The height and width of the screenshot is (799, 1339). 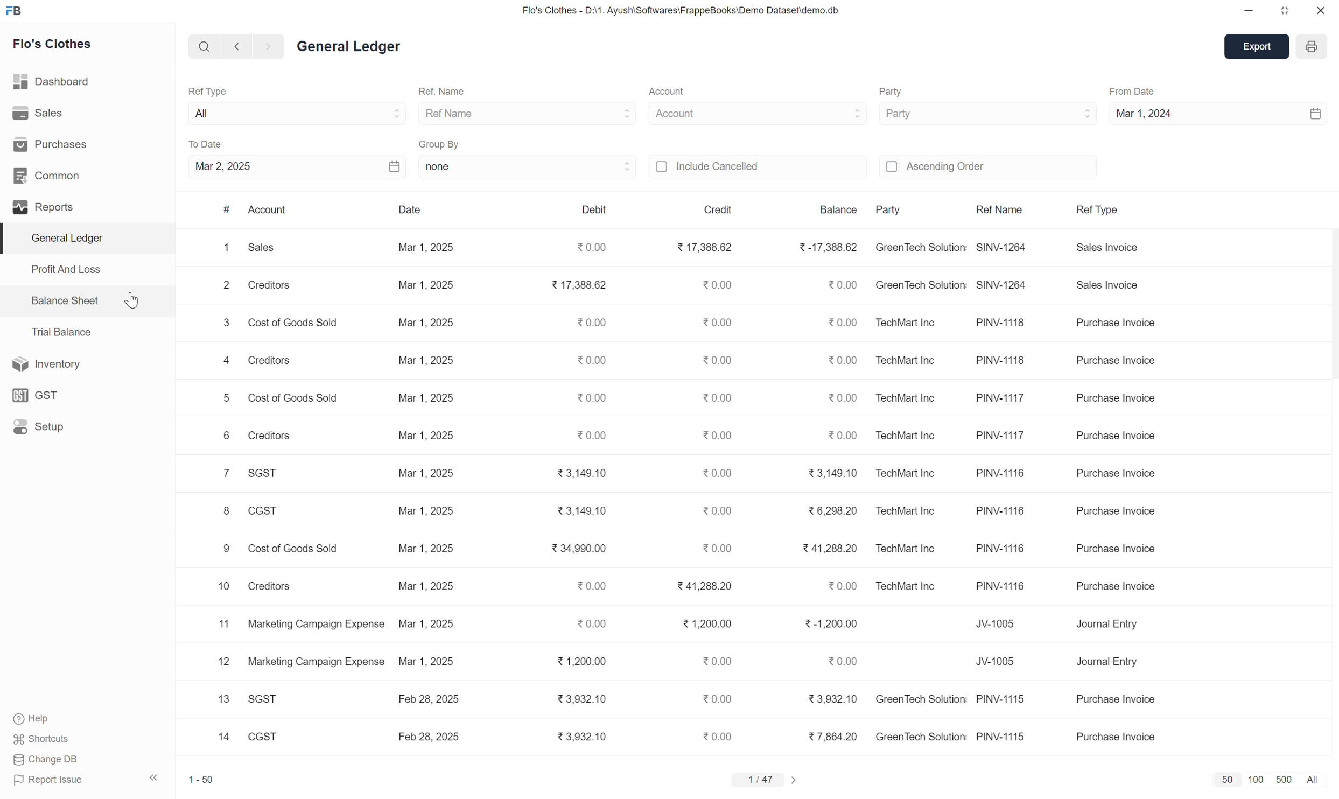 What do you see at coordinates (39, 393) in the screenshot?
I see `GST` at bounding box center [39, 393].